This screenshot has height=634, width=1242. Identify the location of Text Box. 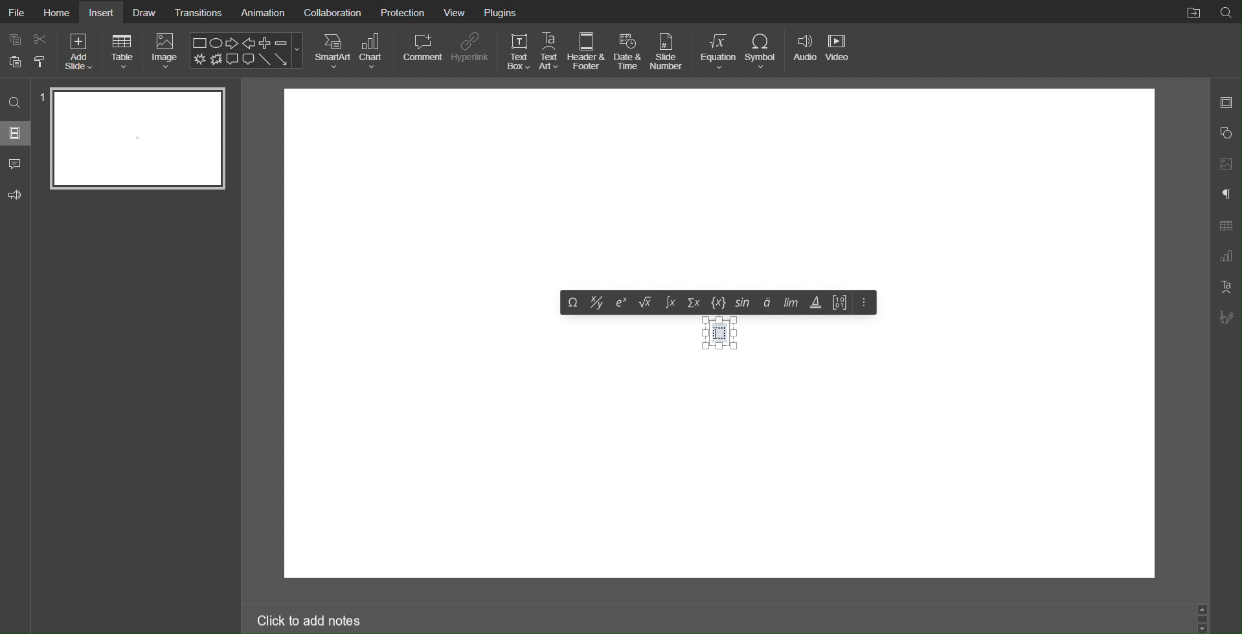
(516, 51).